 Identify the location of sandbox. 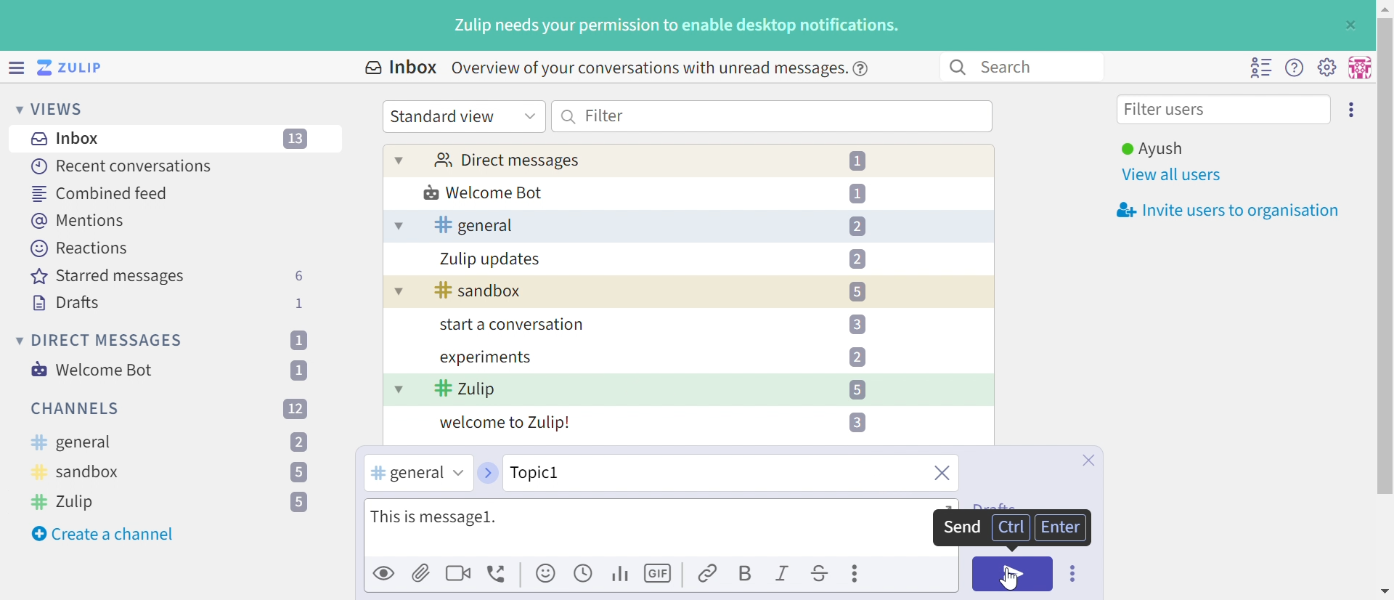
(77, 474).